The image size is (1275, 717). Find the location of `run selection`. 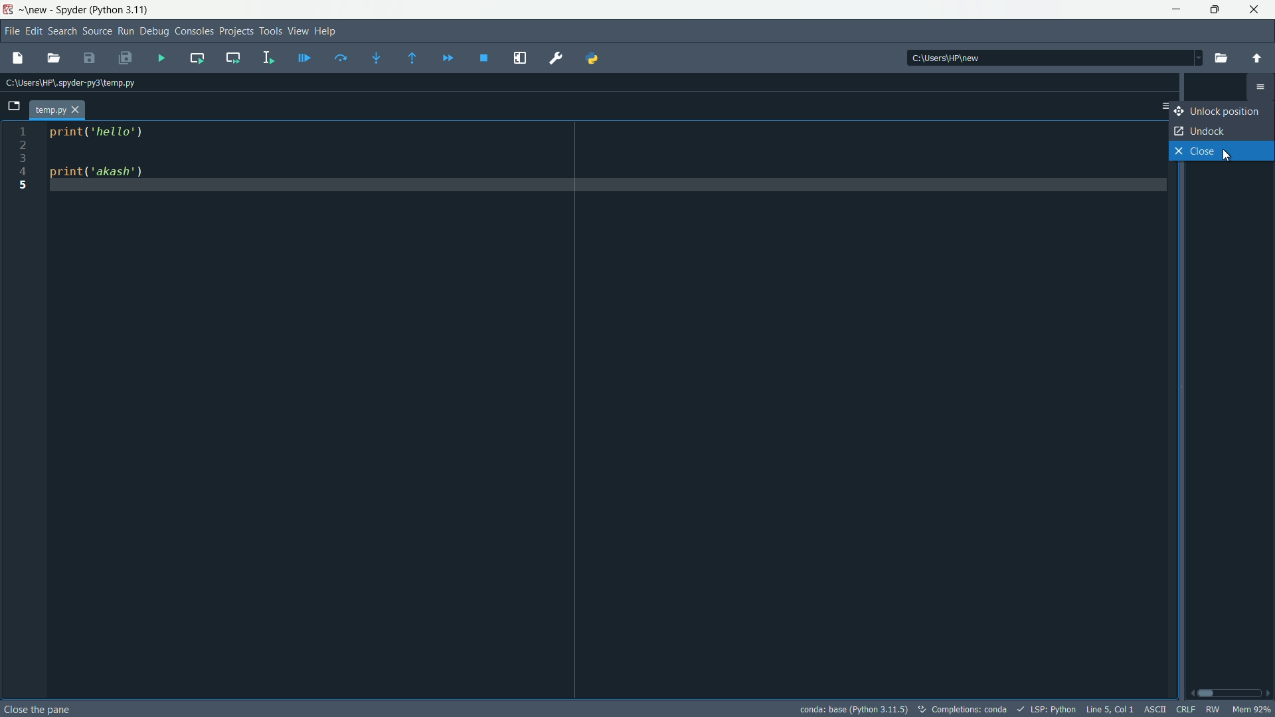

run selection is located at coordinates (265, 57).